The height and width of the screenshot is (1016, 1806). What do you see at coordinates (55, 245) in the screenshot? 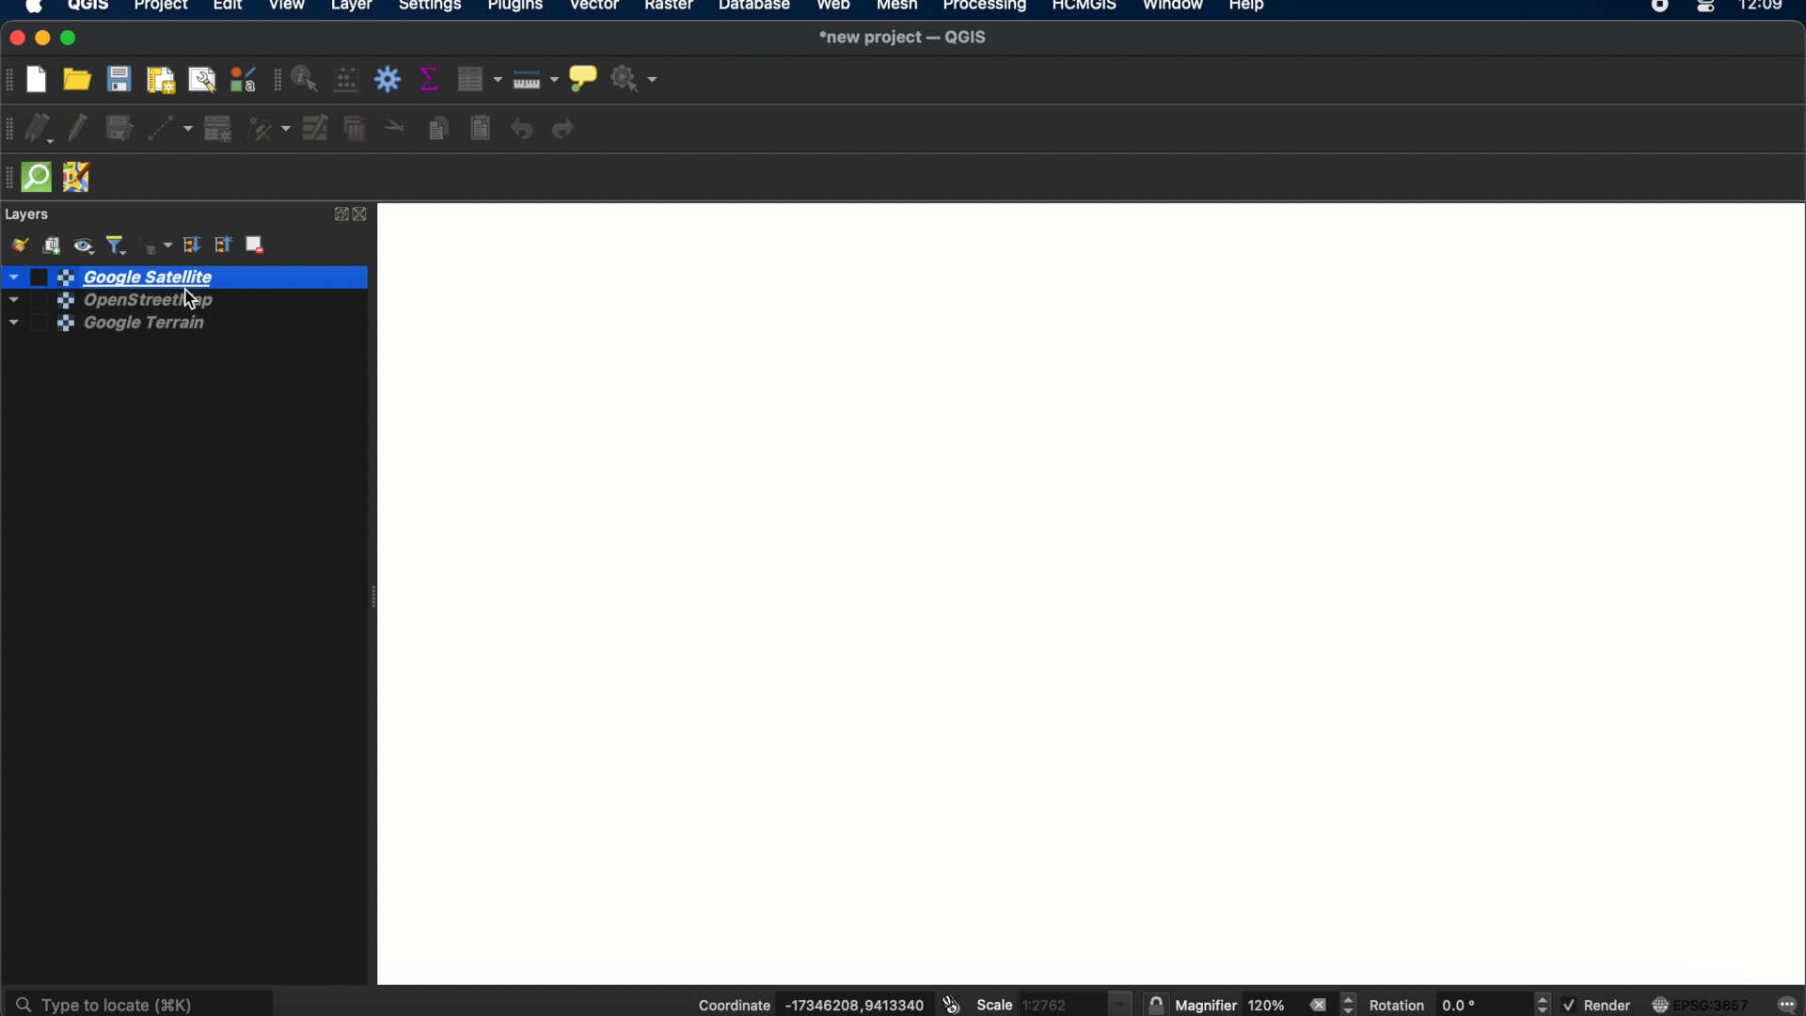
I see `add group` at bounding box center [55, 245].